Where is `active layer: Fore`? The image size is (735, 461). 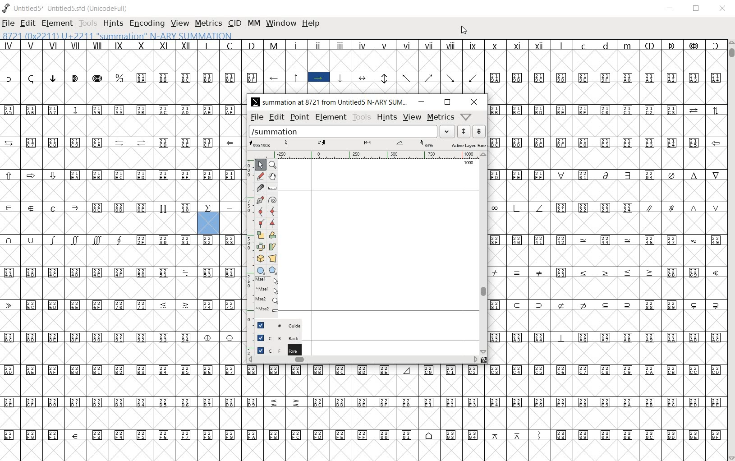
active layer: Fore is located at coordinates (367, 144).